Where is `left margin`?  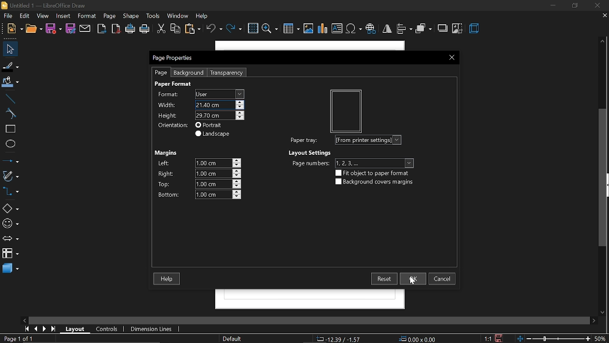
left margin is located at coordinates (165, 162).